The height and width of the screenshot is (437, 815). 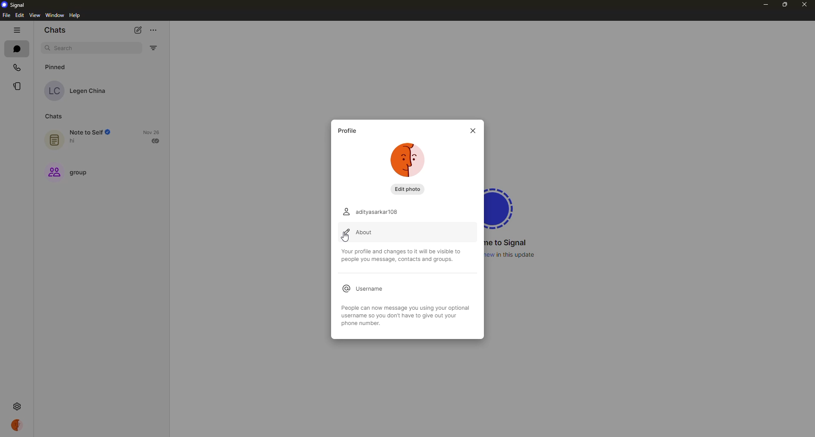 What do you see at coordinates (34, 16) in the screenshot?
I see `view` at bounding box center [34, 16].